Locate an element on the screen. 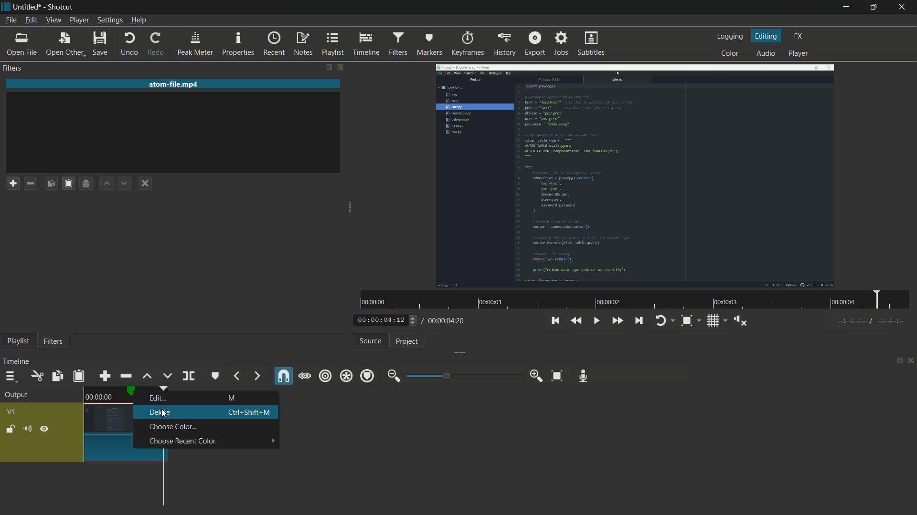  previous marker is located at coordinates (237, 376).